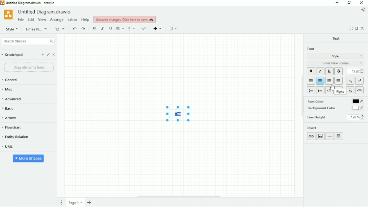 This screenshot has height=207, width=368. I want to click on Font Color, so click(326, 100).